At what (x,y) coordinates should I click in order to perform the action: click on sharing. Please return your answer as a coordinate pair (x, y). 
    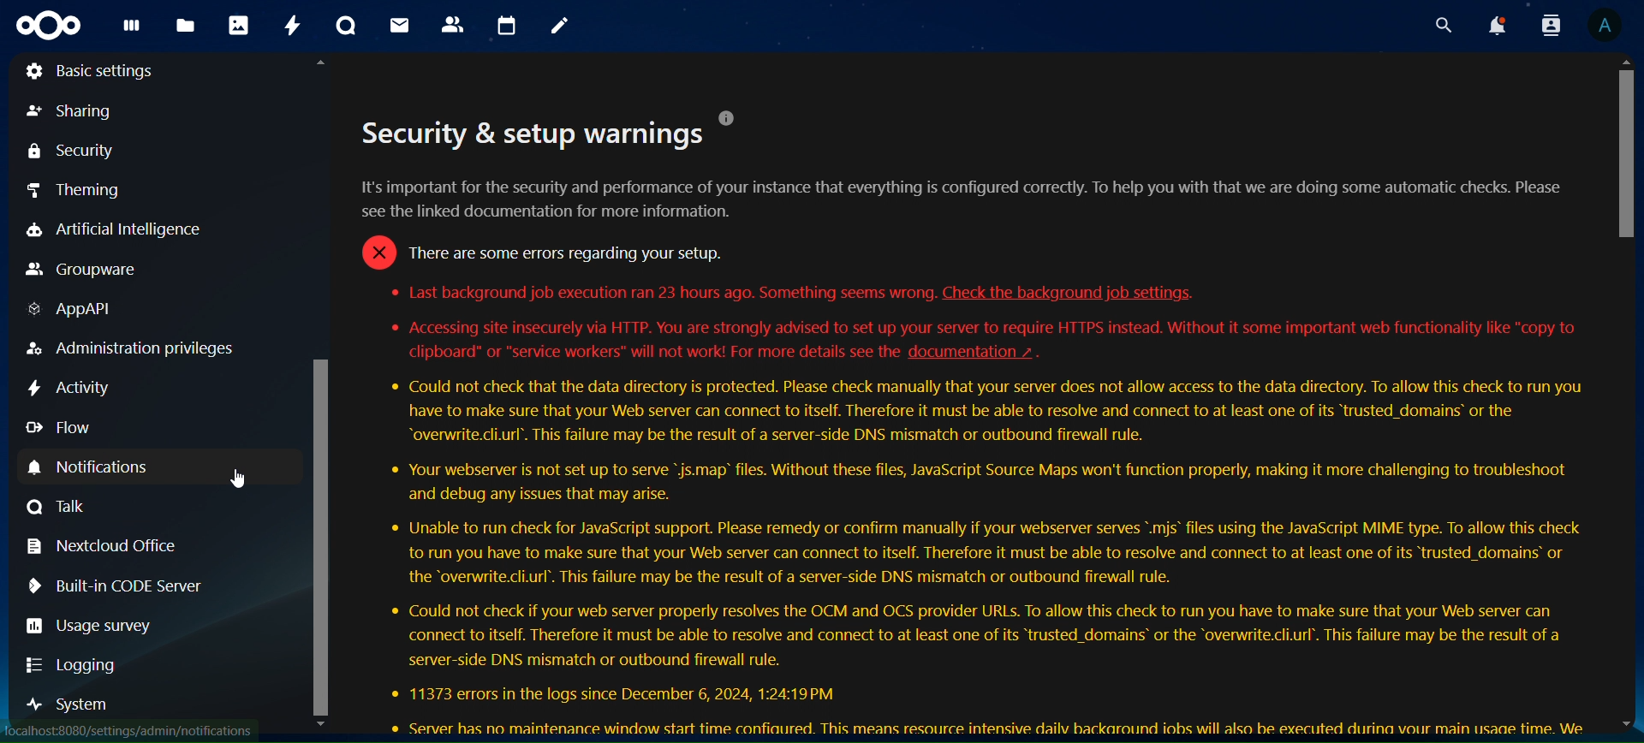
    Looking at the image, I should click on (71, 111).